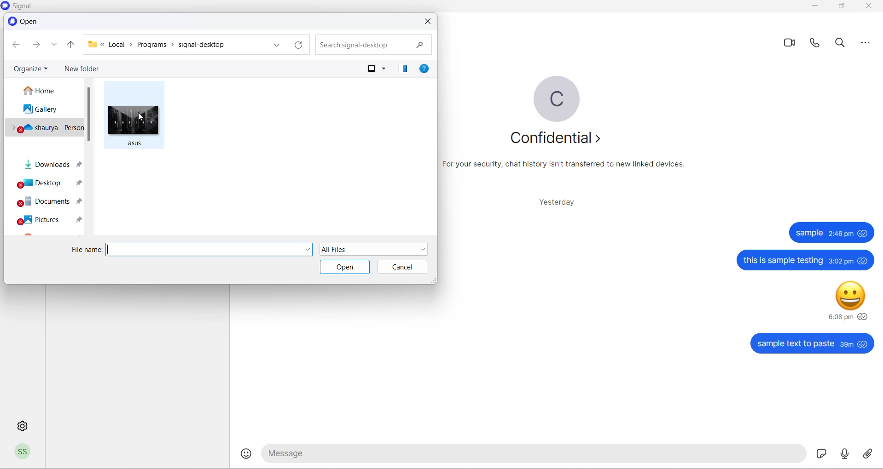 The image size is (883, 469). Describe the element at coordinates (842, 453) in the screenshot. I see `voice note` at that location.